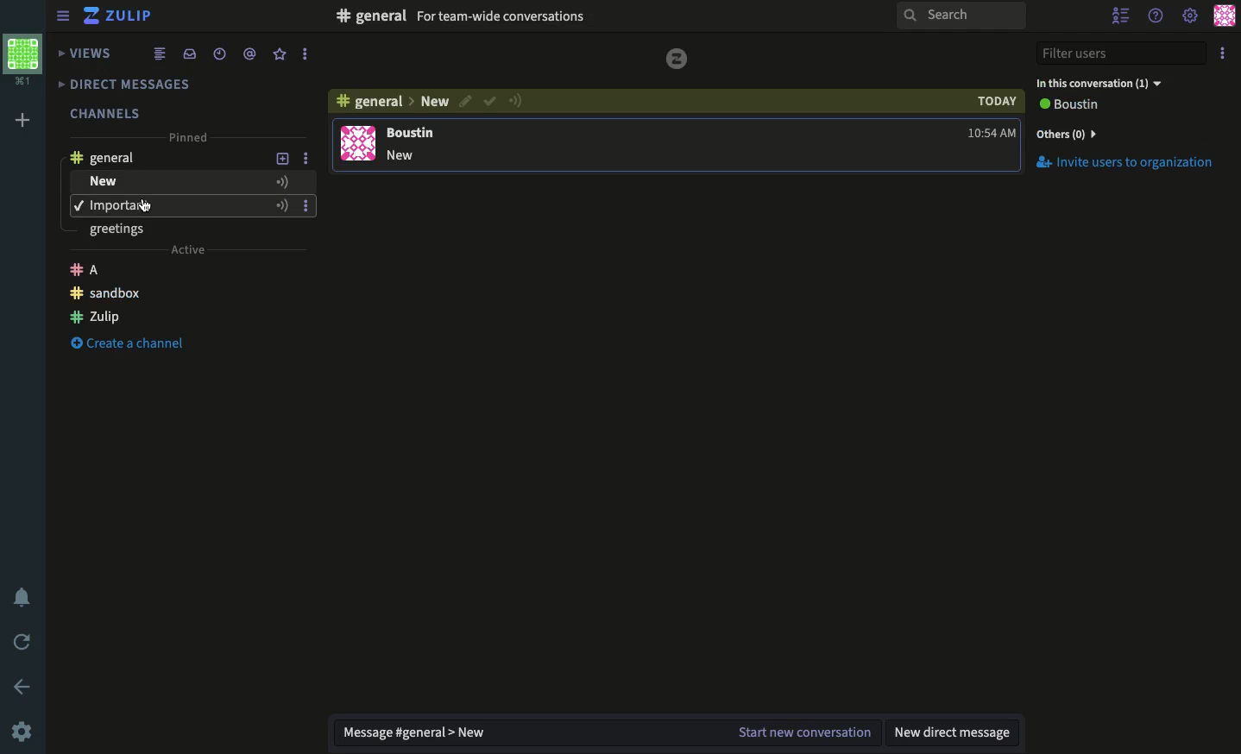 The height and width of the screenshot is (754, 1241). What do you see at coordinates (494, 102) in the screenshot?
I see `Resolved` at bounding box center [494, 102].